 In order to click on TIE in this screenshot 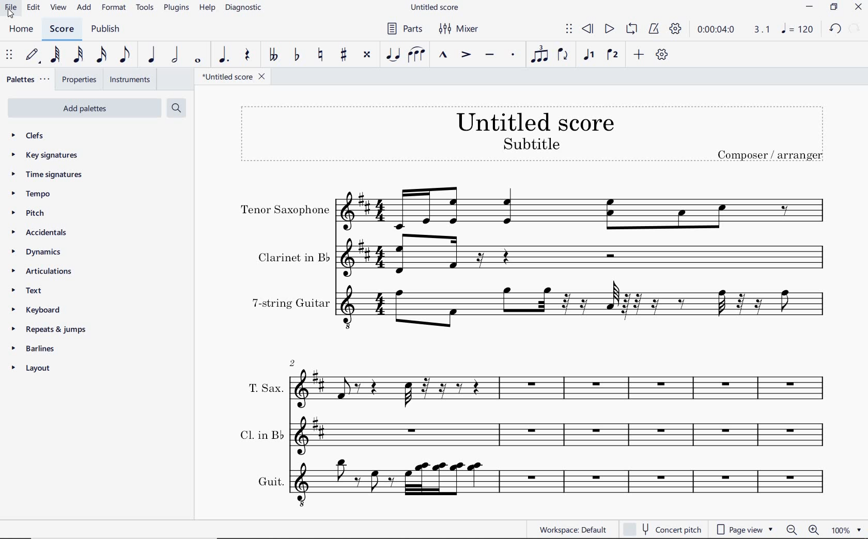, I will do `click(391, 54)`.